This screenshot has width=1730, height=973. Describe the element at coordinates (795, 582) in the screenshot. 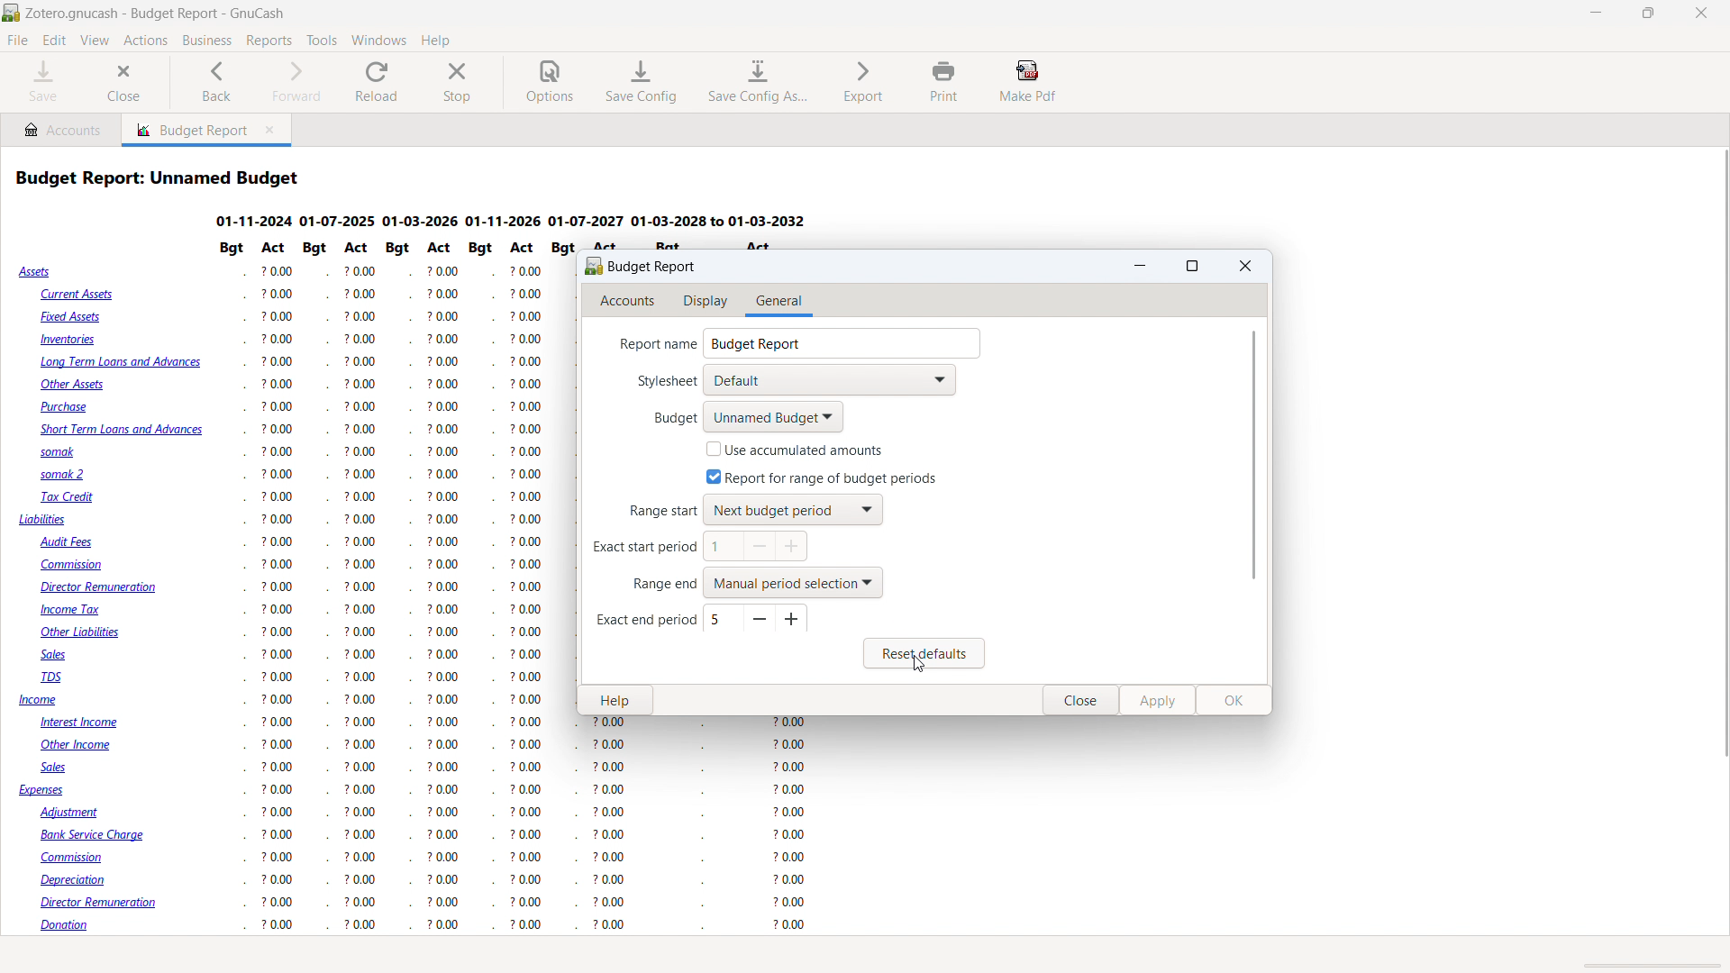

I see `range end` at that location.